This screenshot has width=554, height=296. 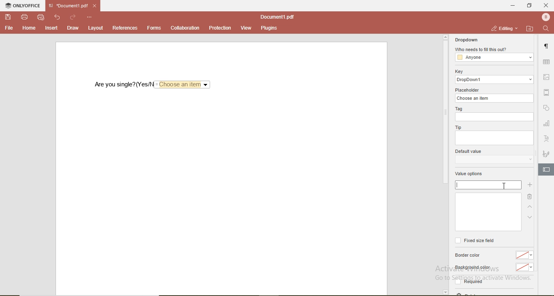 What do you see at coordinates (445, 109) in the screenshot?
I see `scrollbar` at bounding box center [445, 109].